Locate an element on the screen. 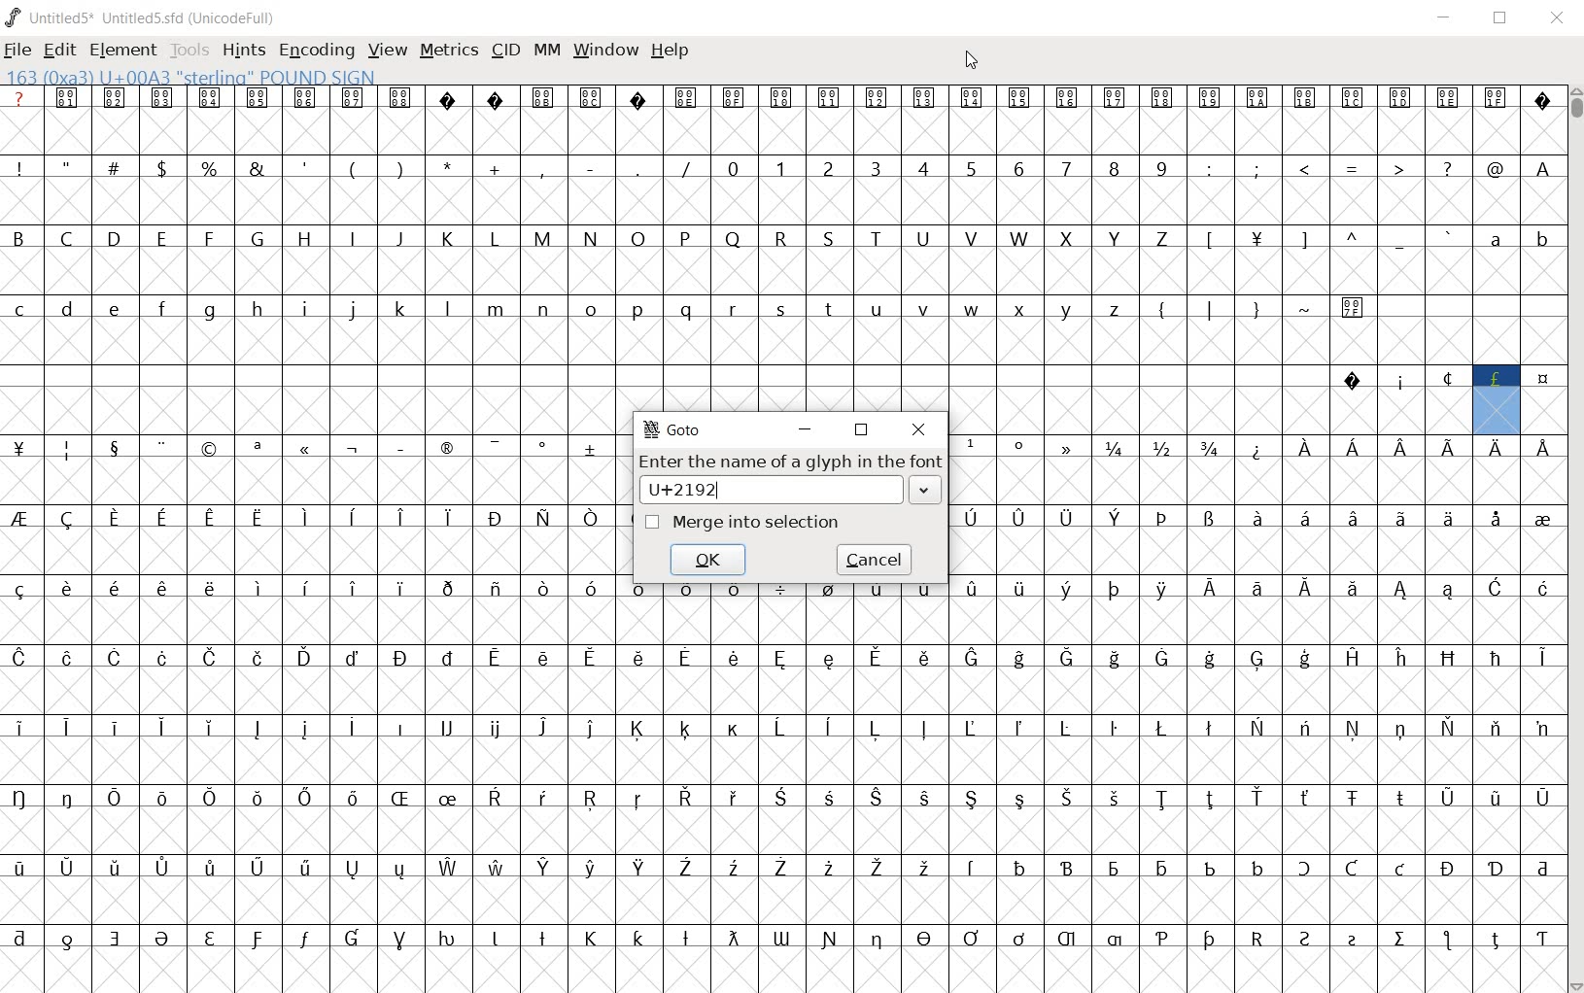  minimize is located at coordinates (803, 429).